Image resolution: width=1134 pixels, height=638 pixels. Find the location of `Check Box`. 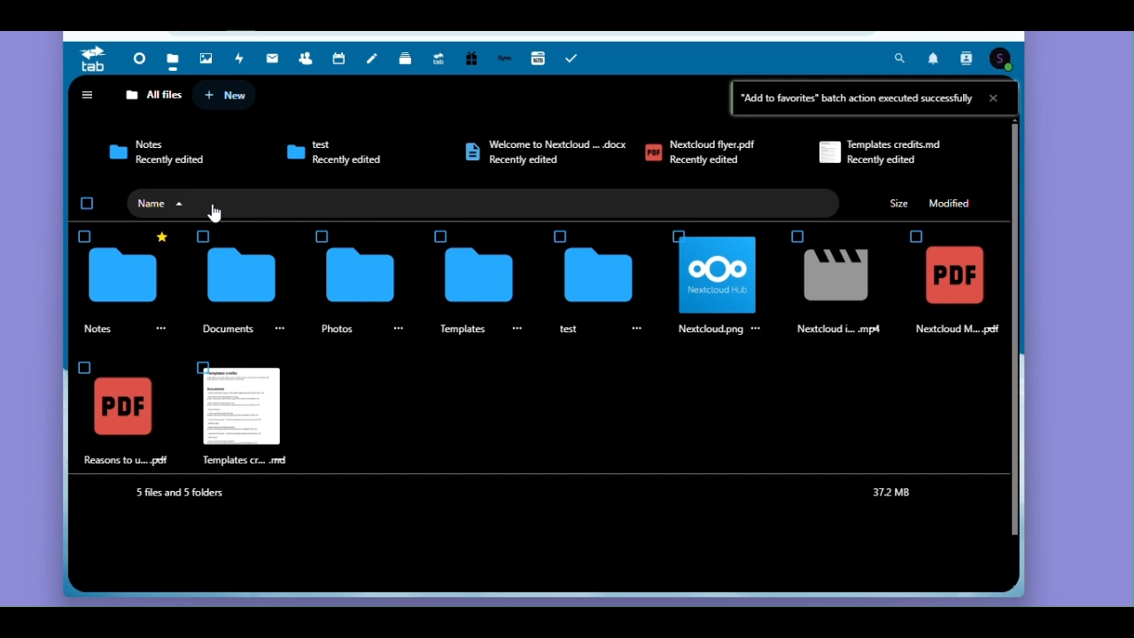

Check Box is located at coordinates (682, 233).